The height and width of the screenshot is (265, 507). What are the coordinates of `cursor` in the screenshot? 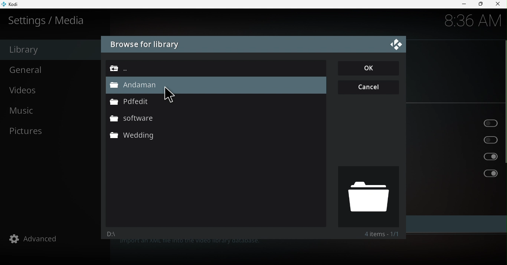 It's located at (172, 97).